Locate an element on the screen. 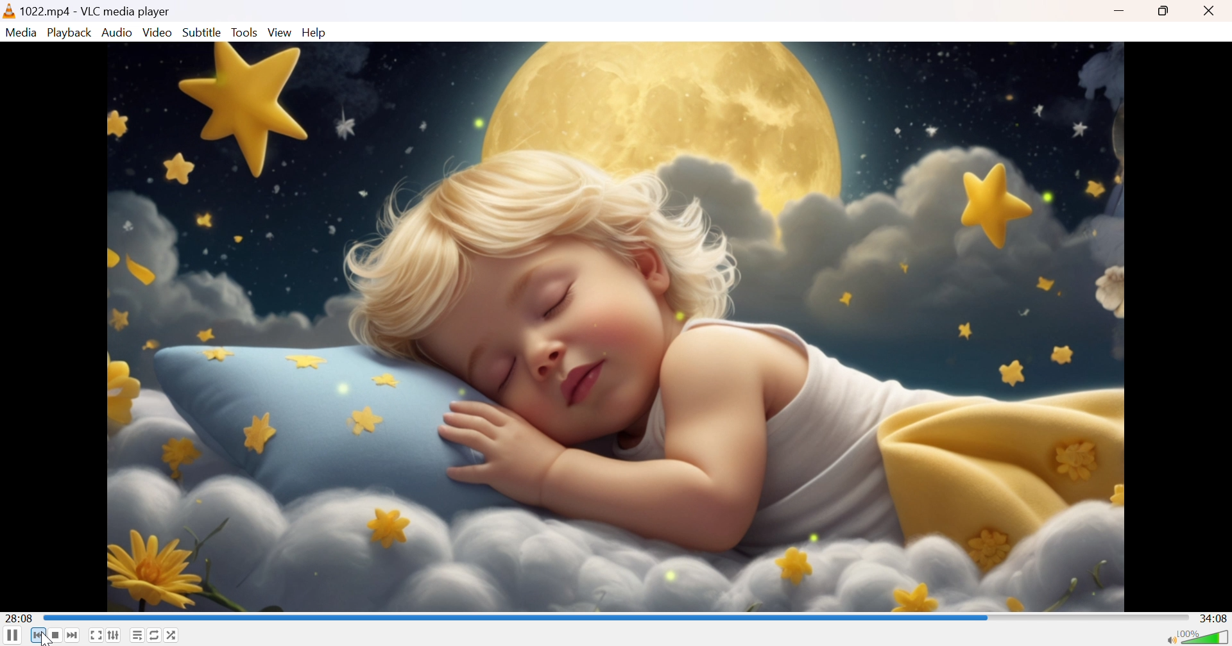  Volume is located at coordinates (1205, 636).